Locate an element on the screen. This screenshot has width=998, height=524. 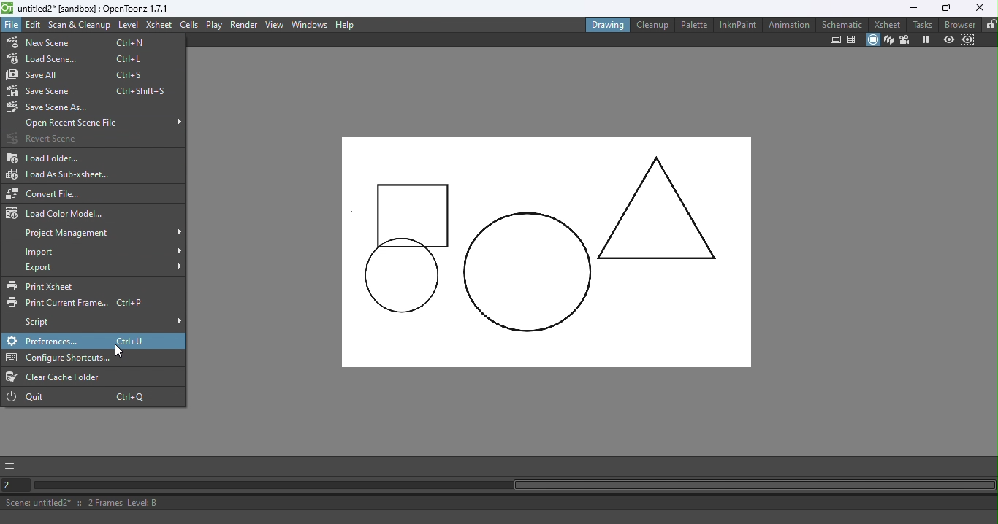
Cleanup is located at coordinates (650, 25).